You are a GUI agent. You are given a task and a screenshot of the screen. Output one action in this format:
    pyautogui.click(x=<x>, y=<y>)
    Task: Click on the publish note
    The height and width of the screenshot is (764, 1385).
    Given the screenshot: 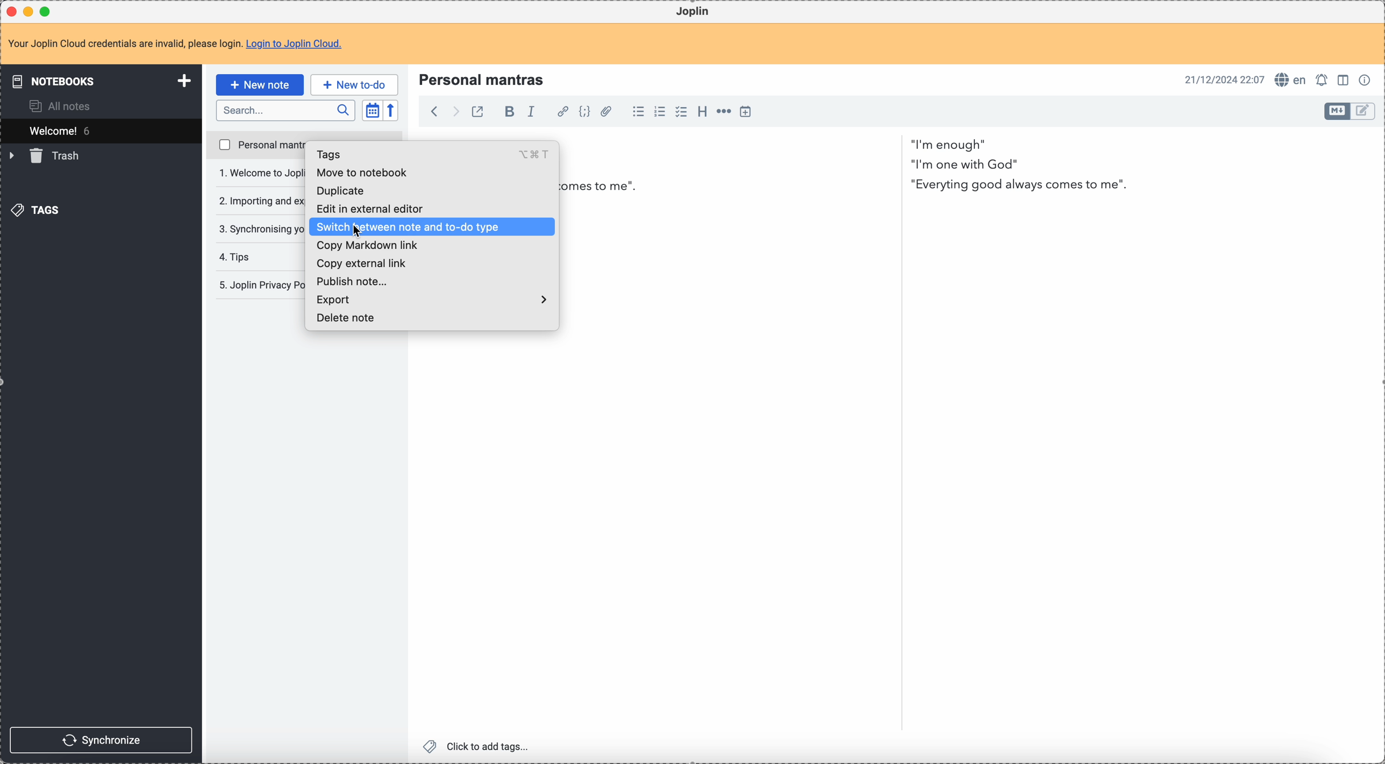 What is the action you would take?
    pyautogui.click(x=352, y=280)
    